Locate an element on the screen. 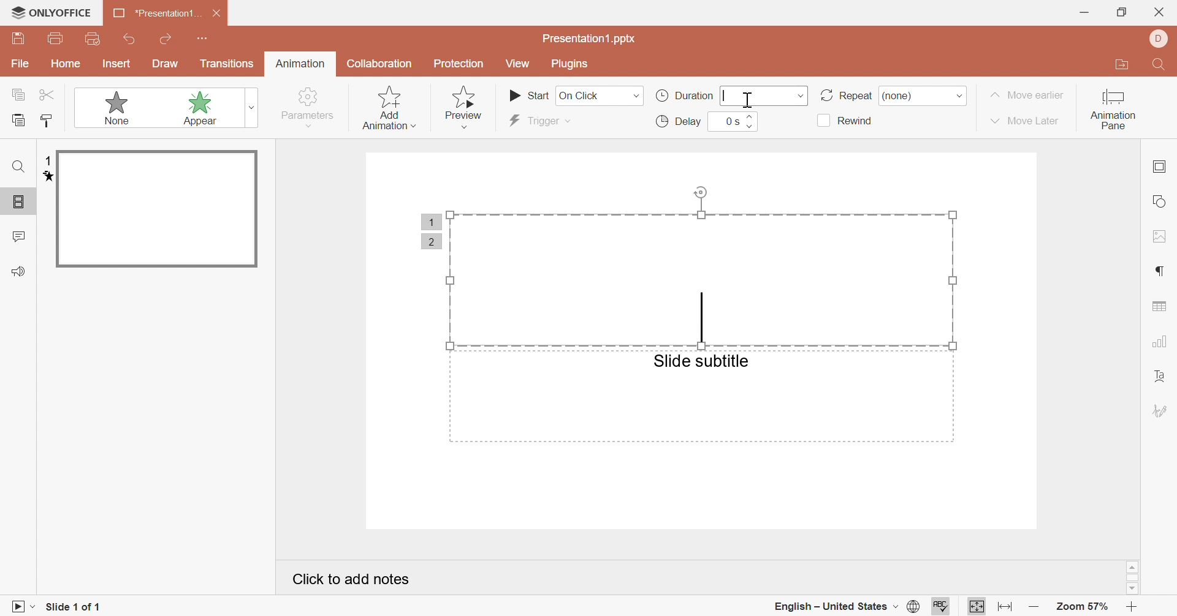  start is located at coordinates (529, 94).